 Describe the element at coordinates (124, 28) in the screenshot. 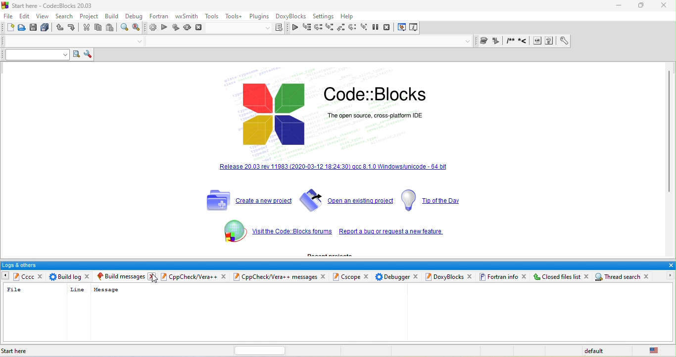

I see `find` at that location.